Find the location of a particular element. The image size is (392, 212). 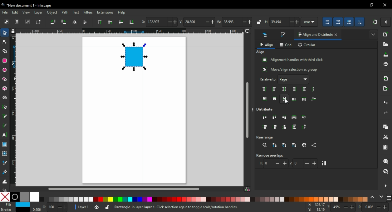

help is located at coordinates (122, 13).